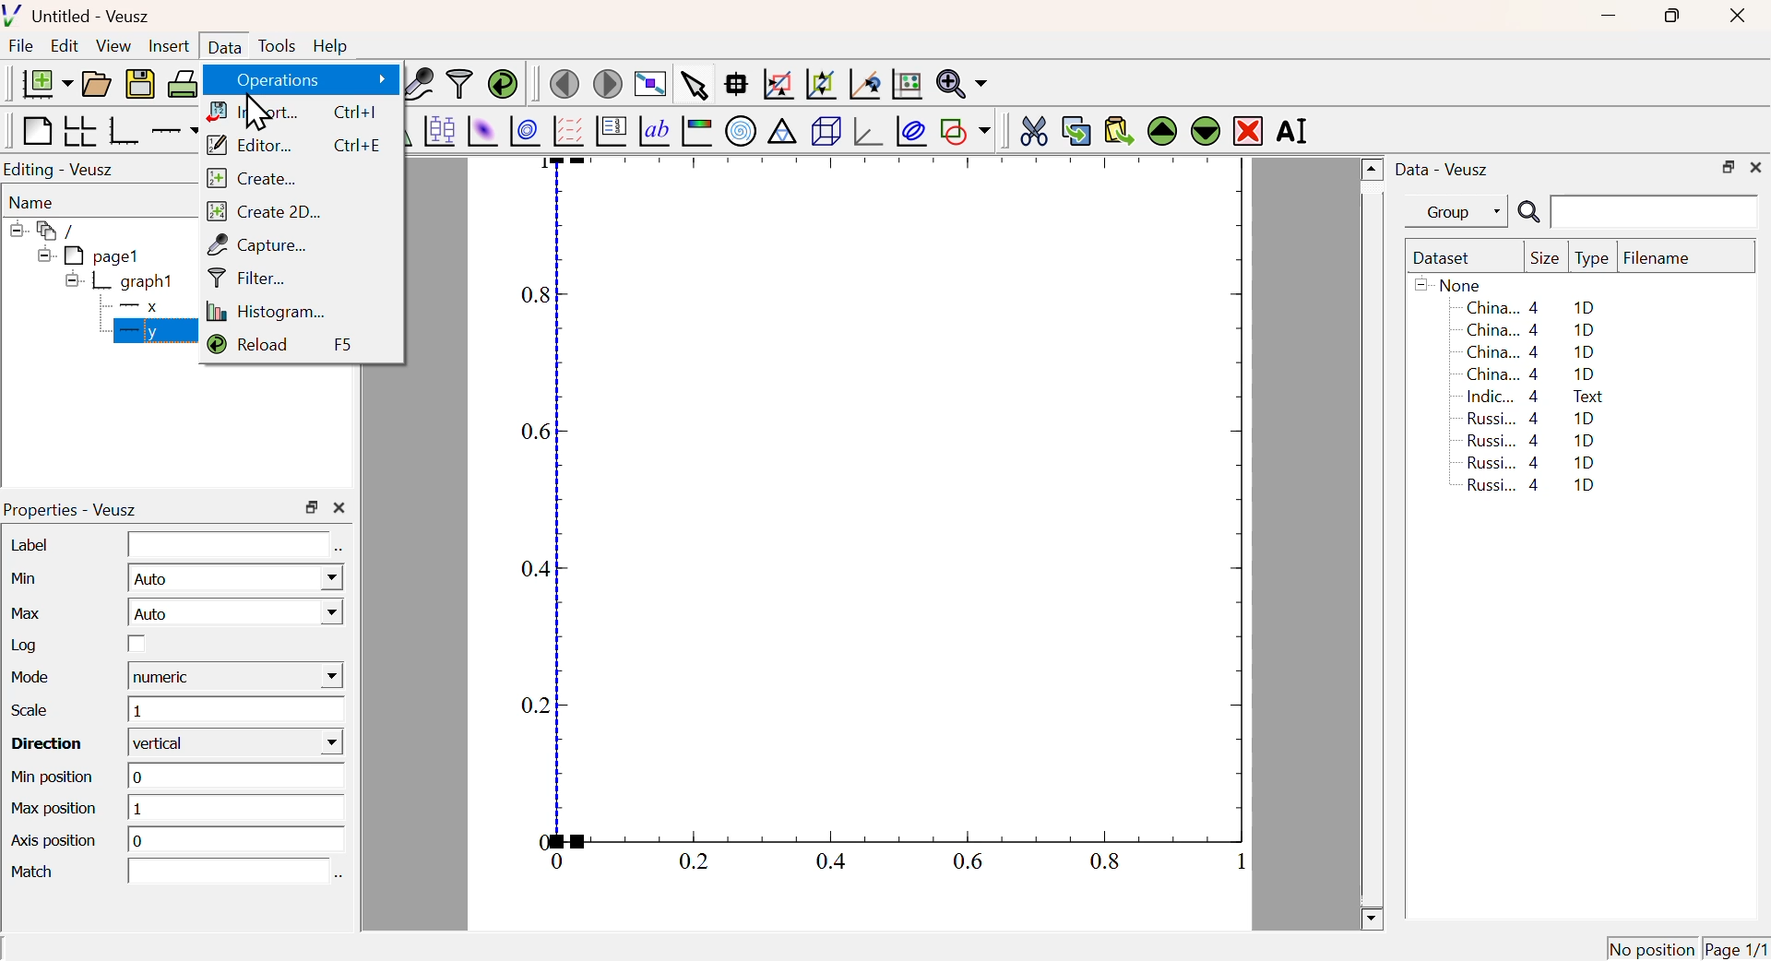  I want to click on Click to reset graph axes, so click(862, 85).